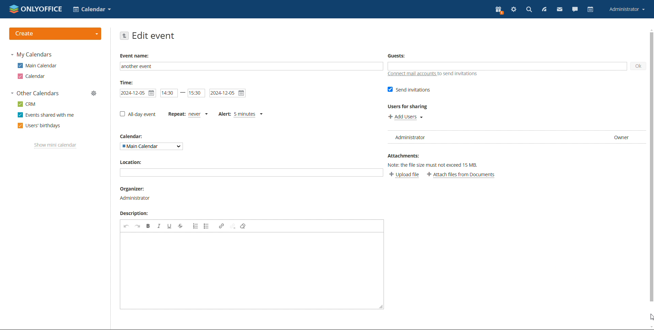  I want to click on Time:, so click(127, 82).